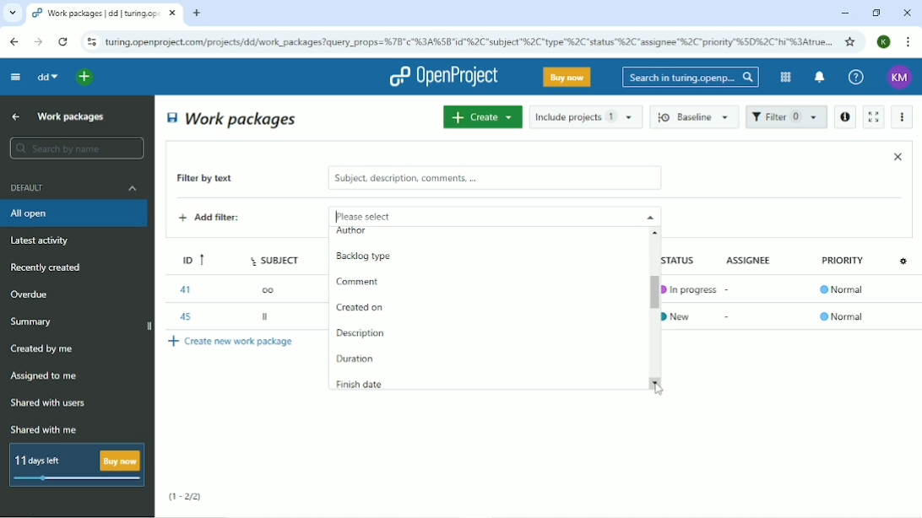 Image resolution: width=922 pixels, height=518 pixels. Describe the element at coordinates (31, 295) in the screenshot. I see `Overdue` at that location.